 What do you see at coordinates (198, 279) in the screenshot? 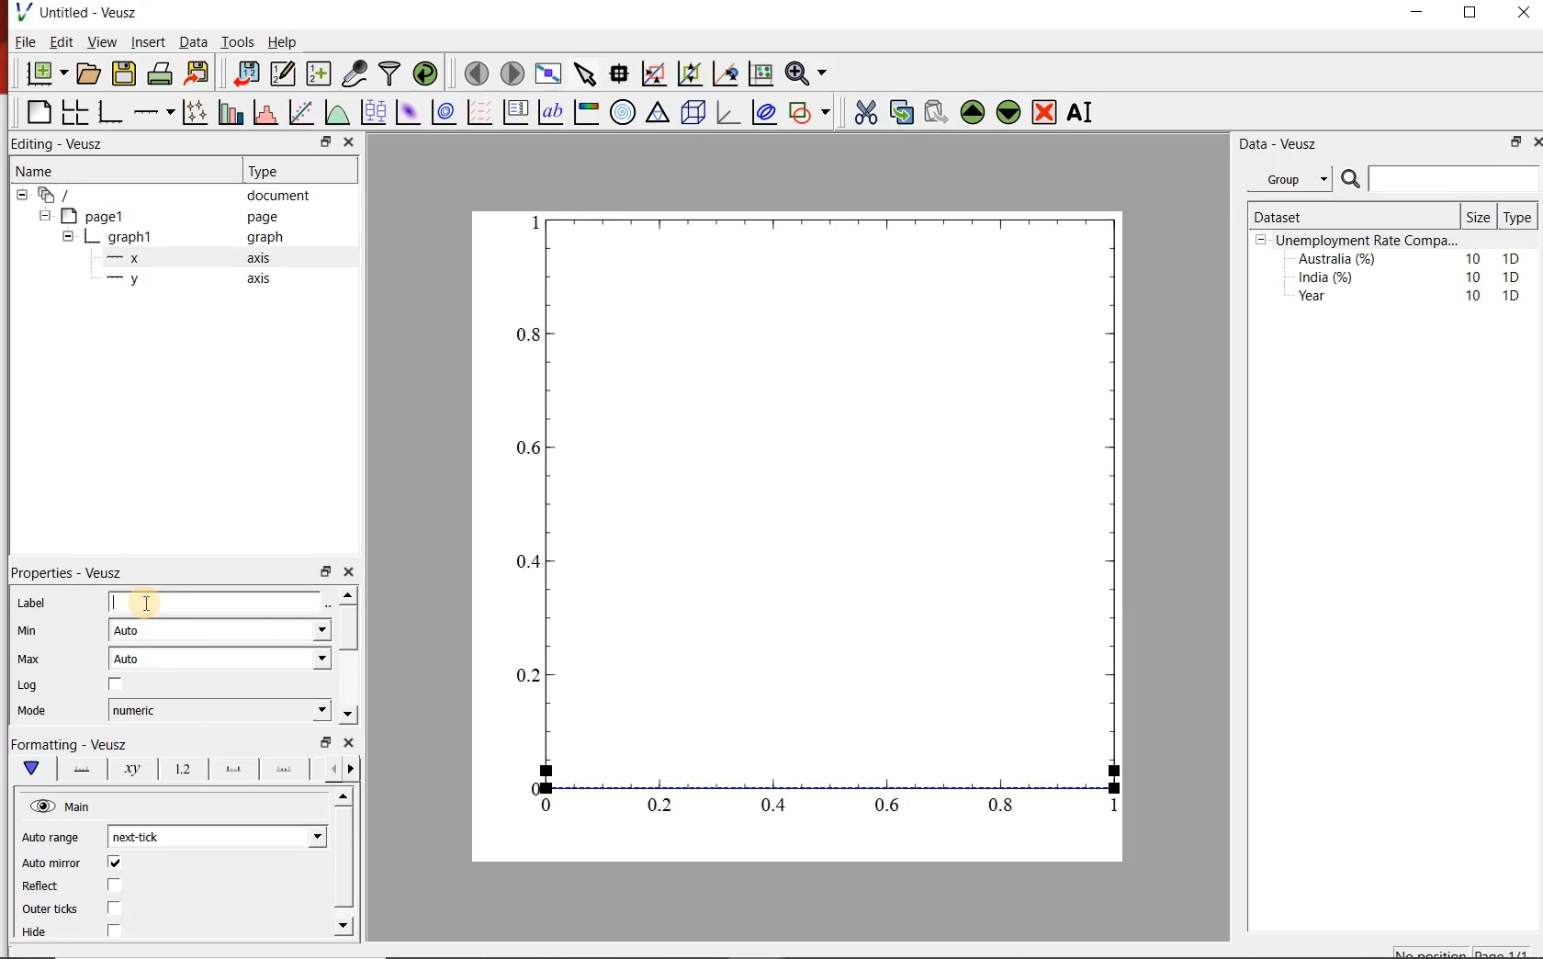
I see `y axis` at bounding box center [198, 279].